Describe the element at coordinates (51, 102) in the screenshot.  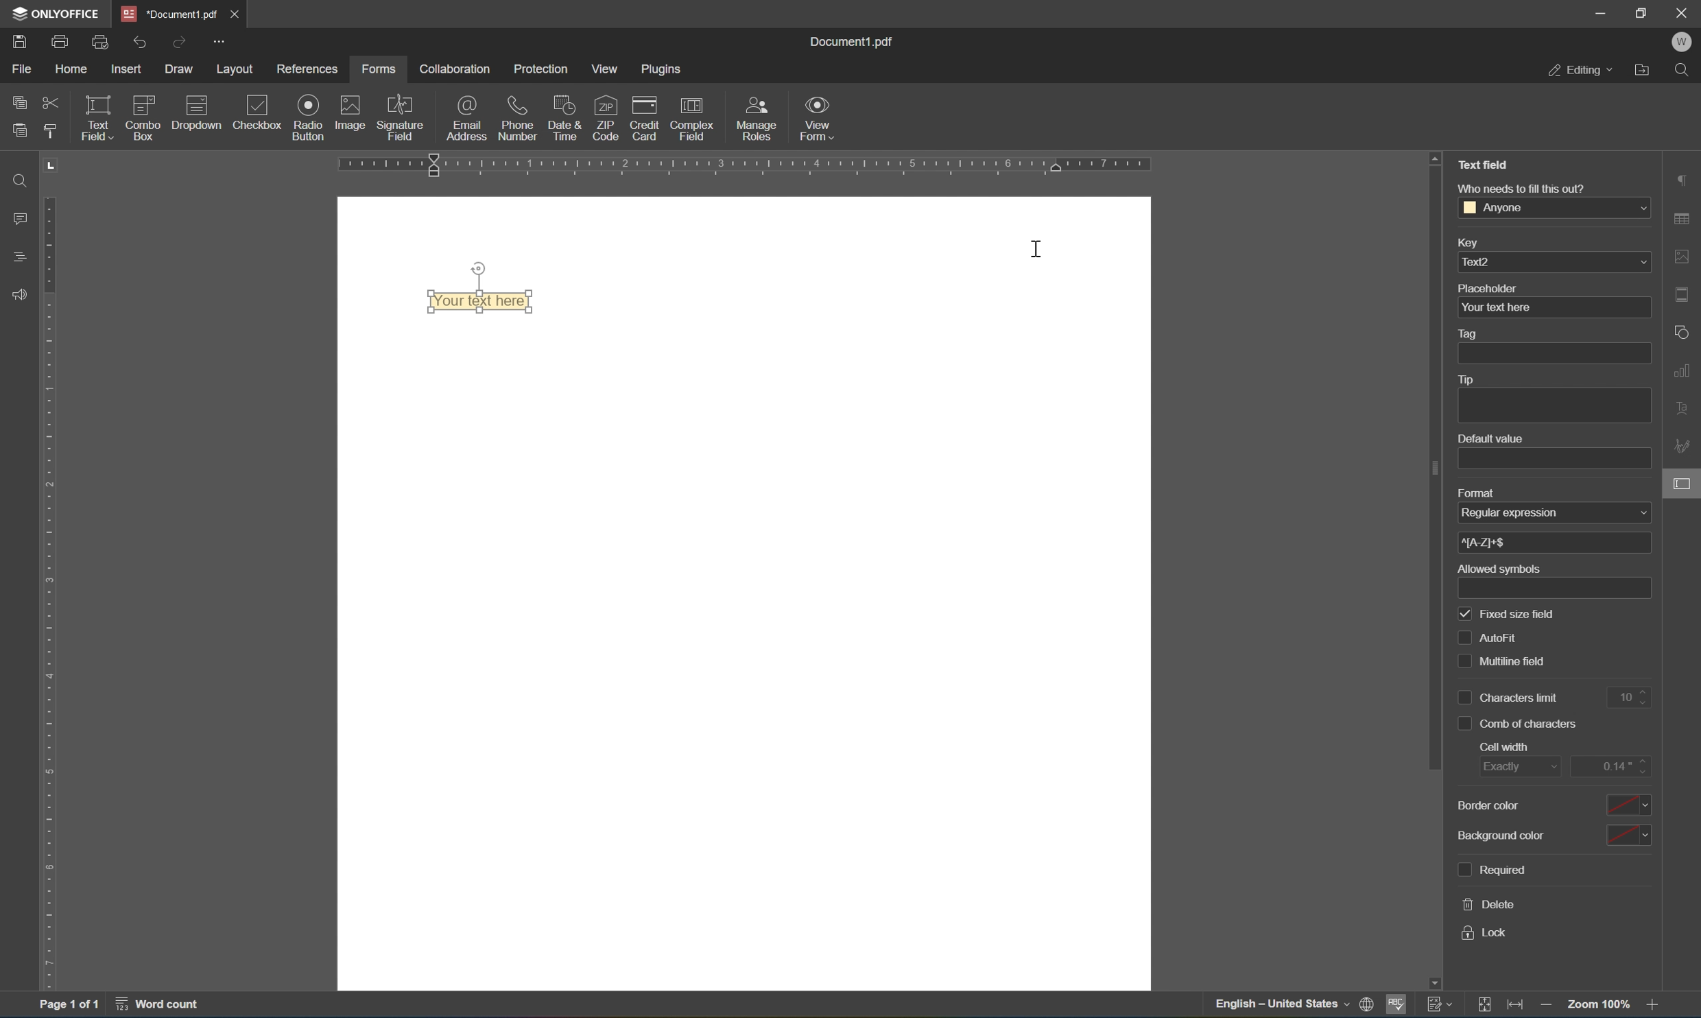
I see `cut` at that location.